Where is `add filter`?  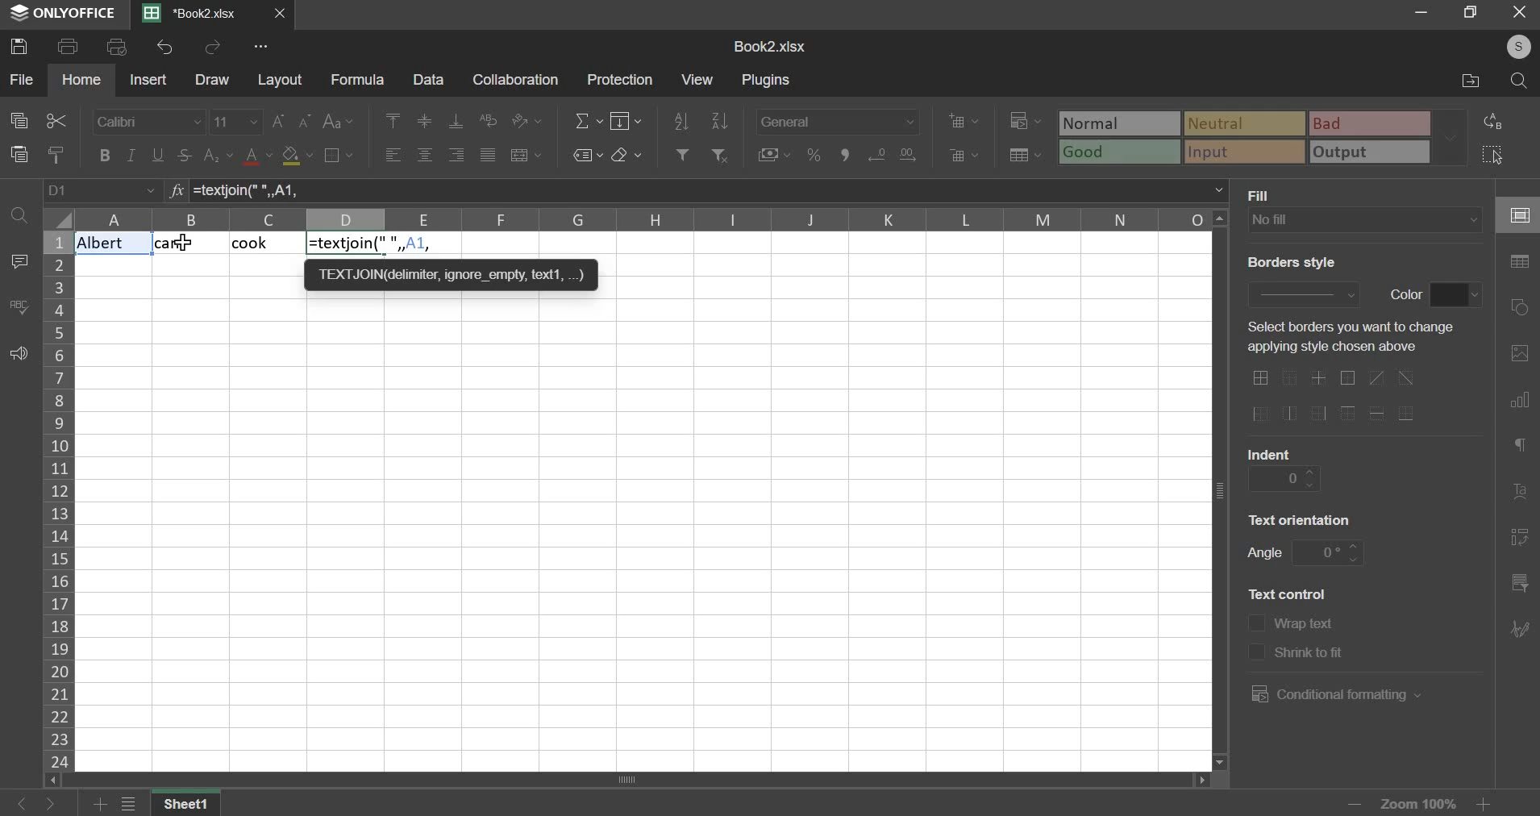
add filter is located at coordinates (681, 153).